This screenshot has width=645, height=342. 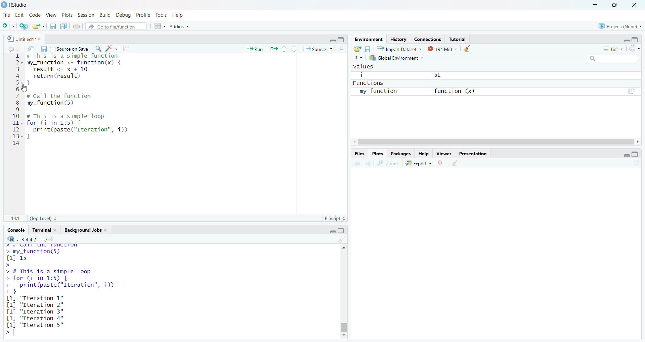 I want to click on source the contents of the document, so click(x=318, y=49).